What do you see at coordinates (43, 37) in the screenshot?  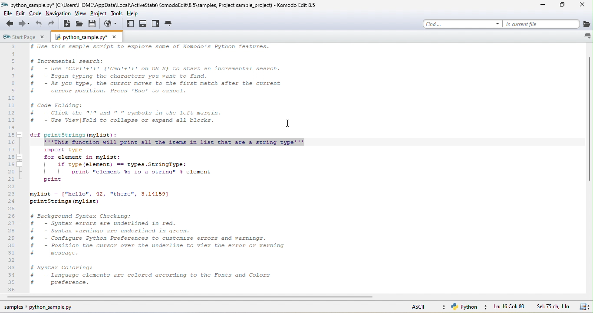 I see `close` at bounding box center [43, 37].